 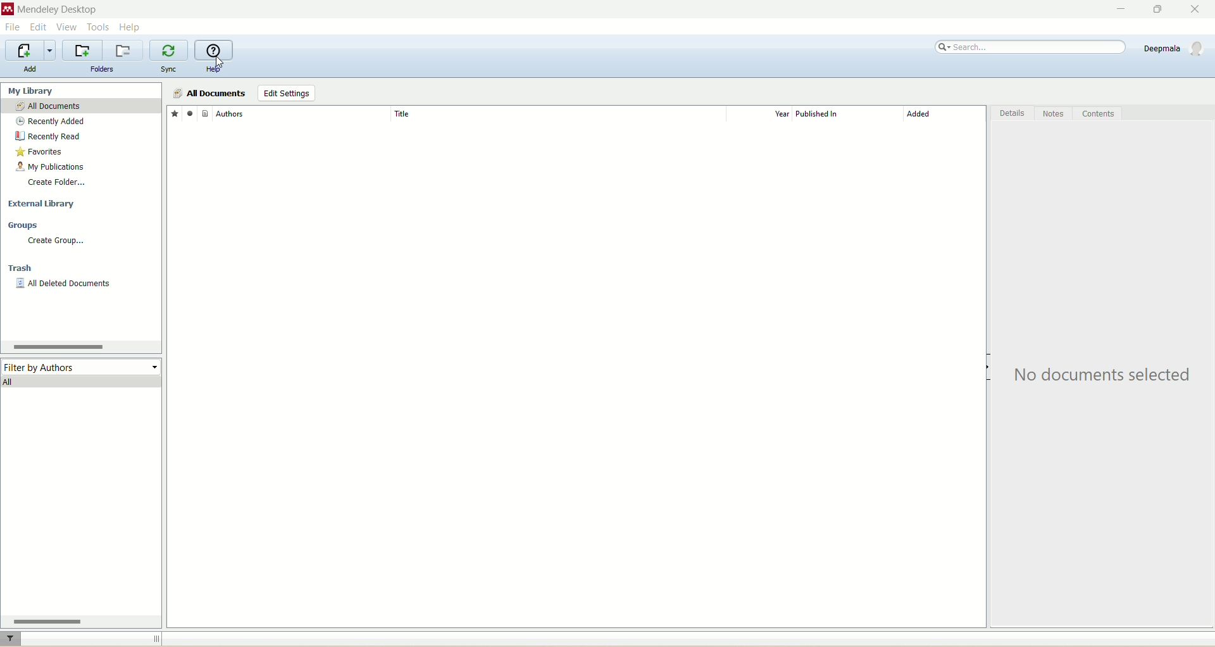 What do you see at coordinates (1159, 9) in the screenshot?
I see `maximize` at bounding box center [1159, 9].